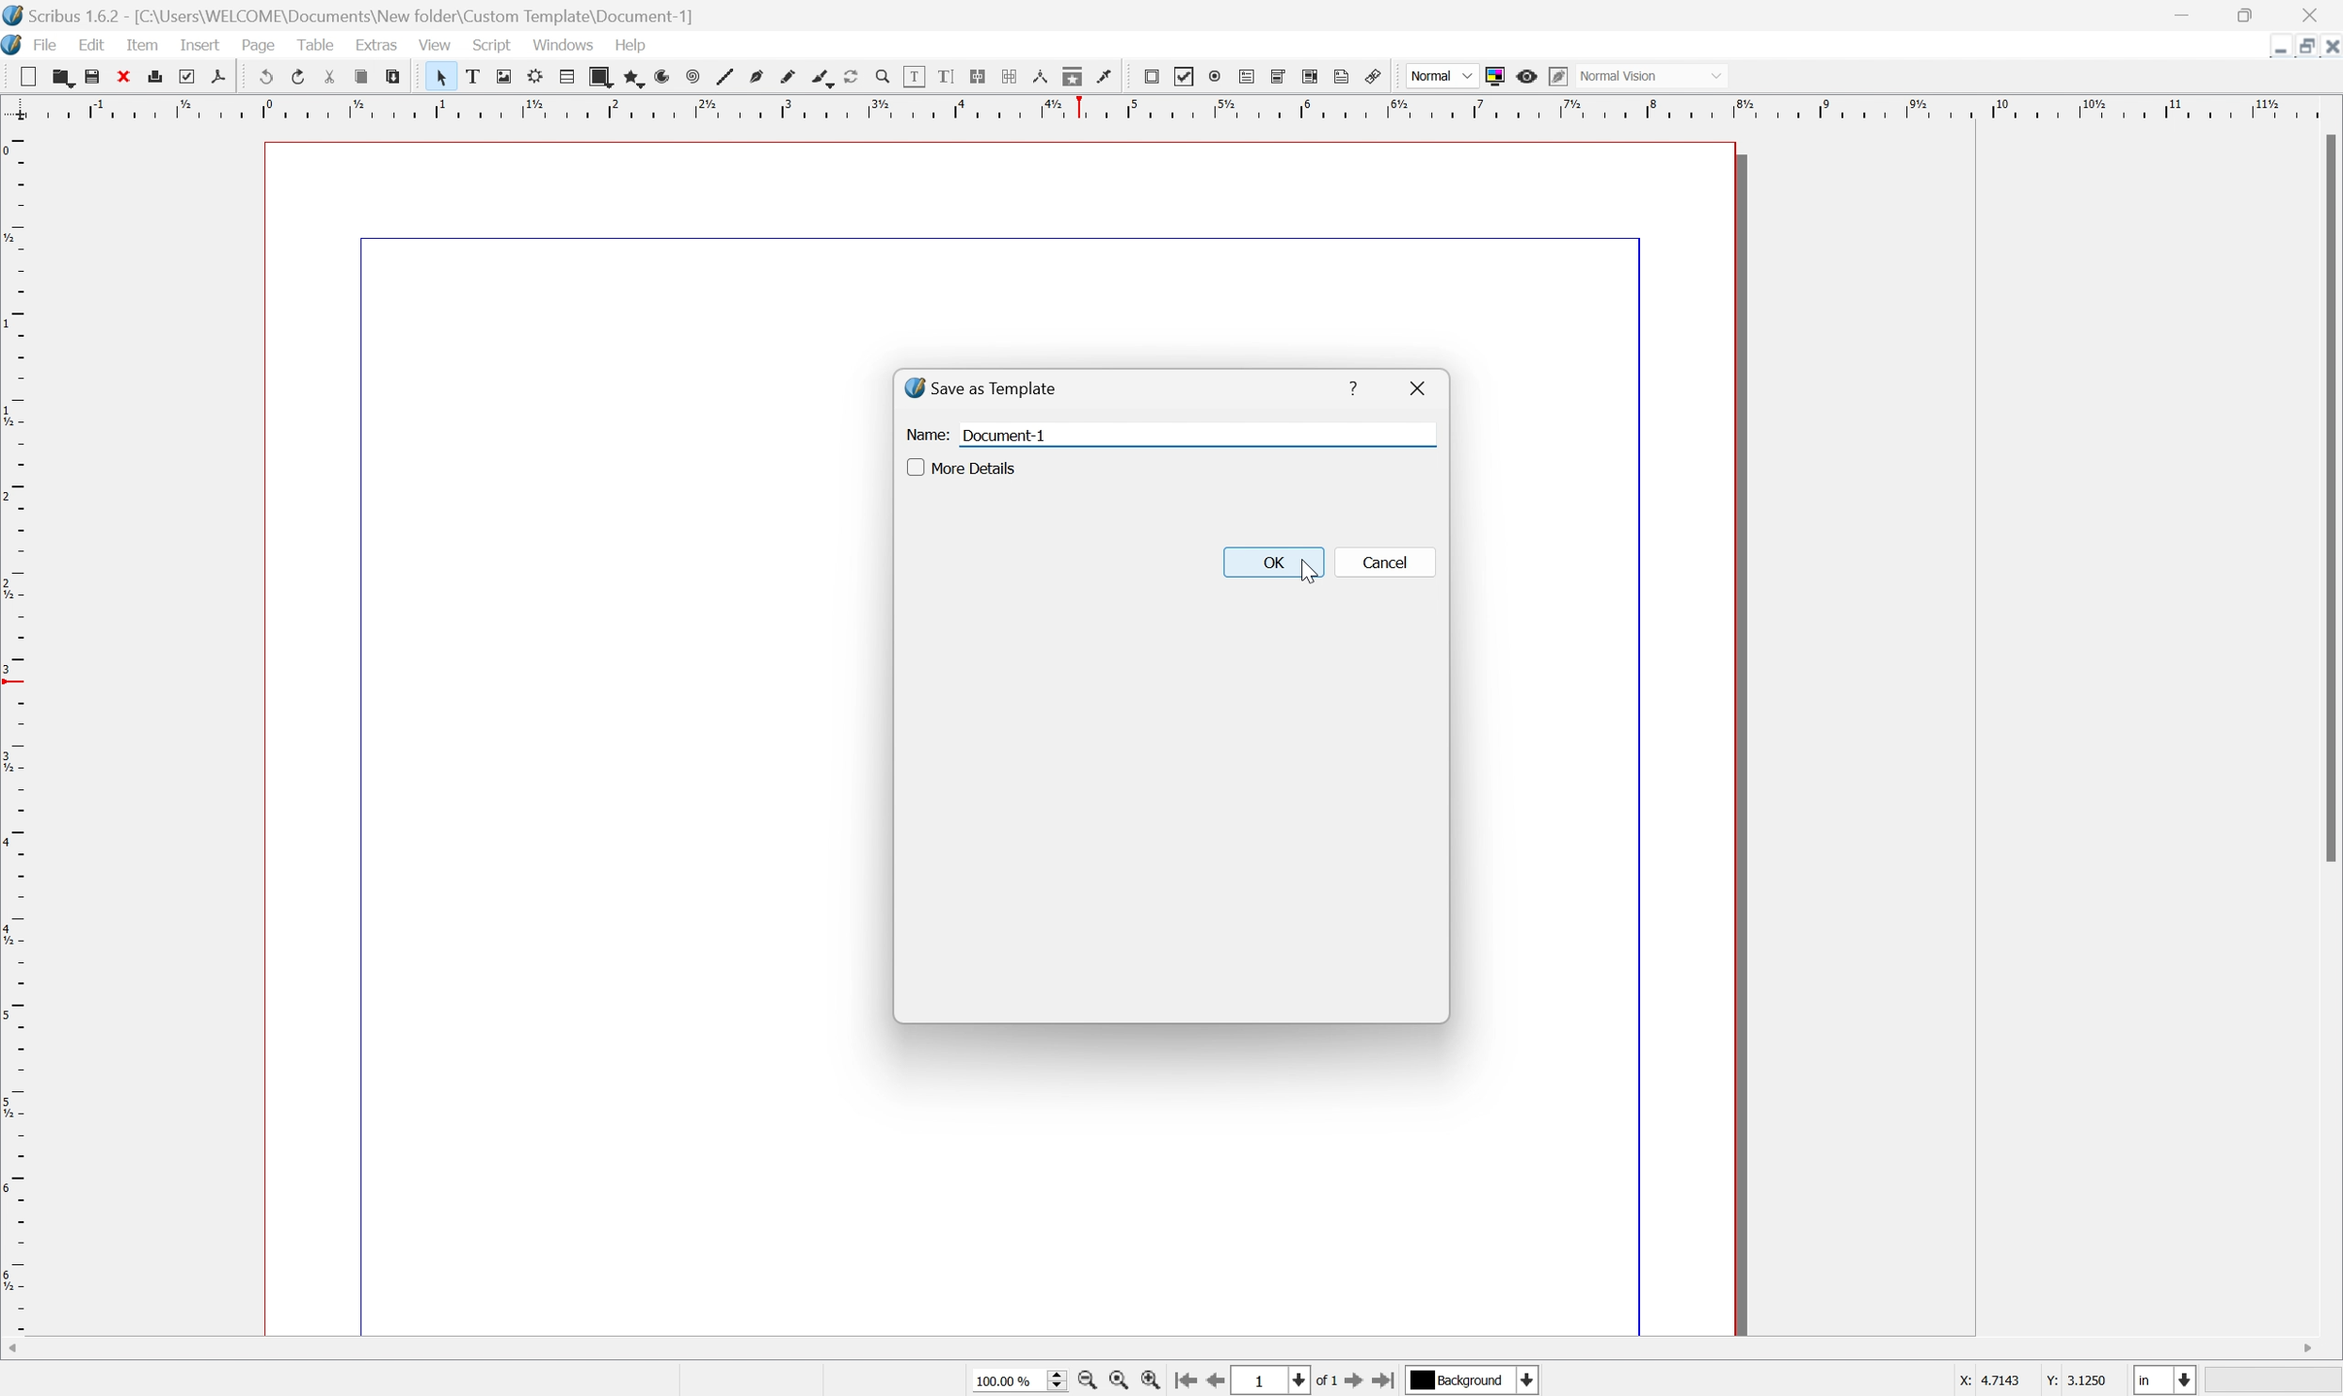 The width and height of the screenshot is (2343, 1396). Describe the element at coordinates (1387, 562) in the screenshot. I see `Cancel` at that location.